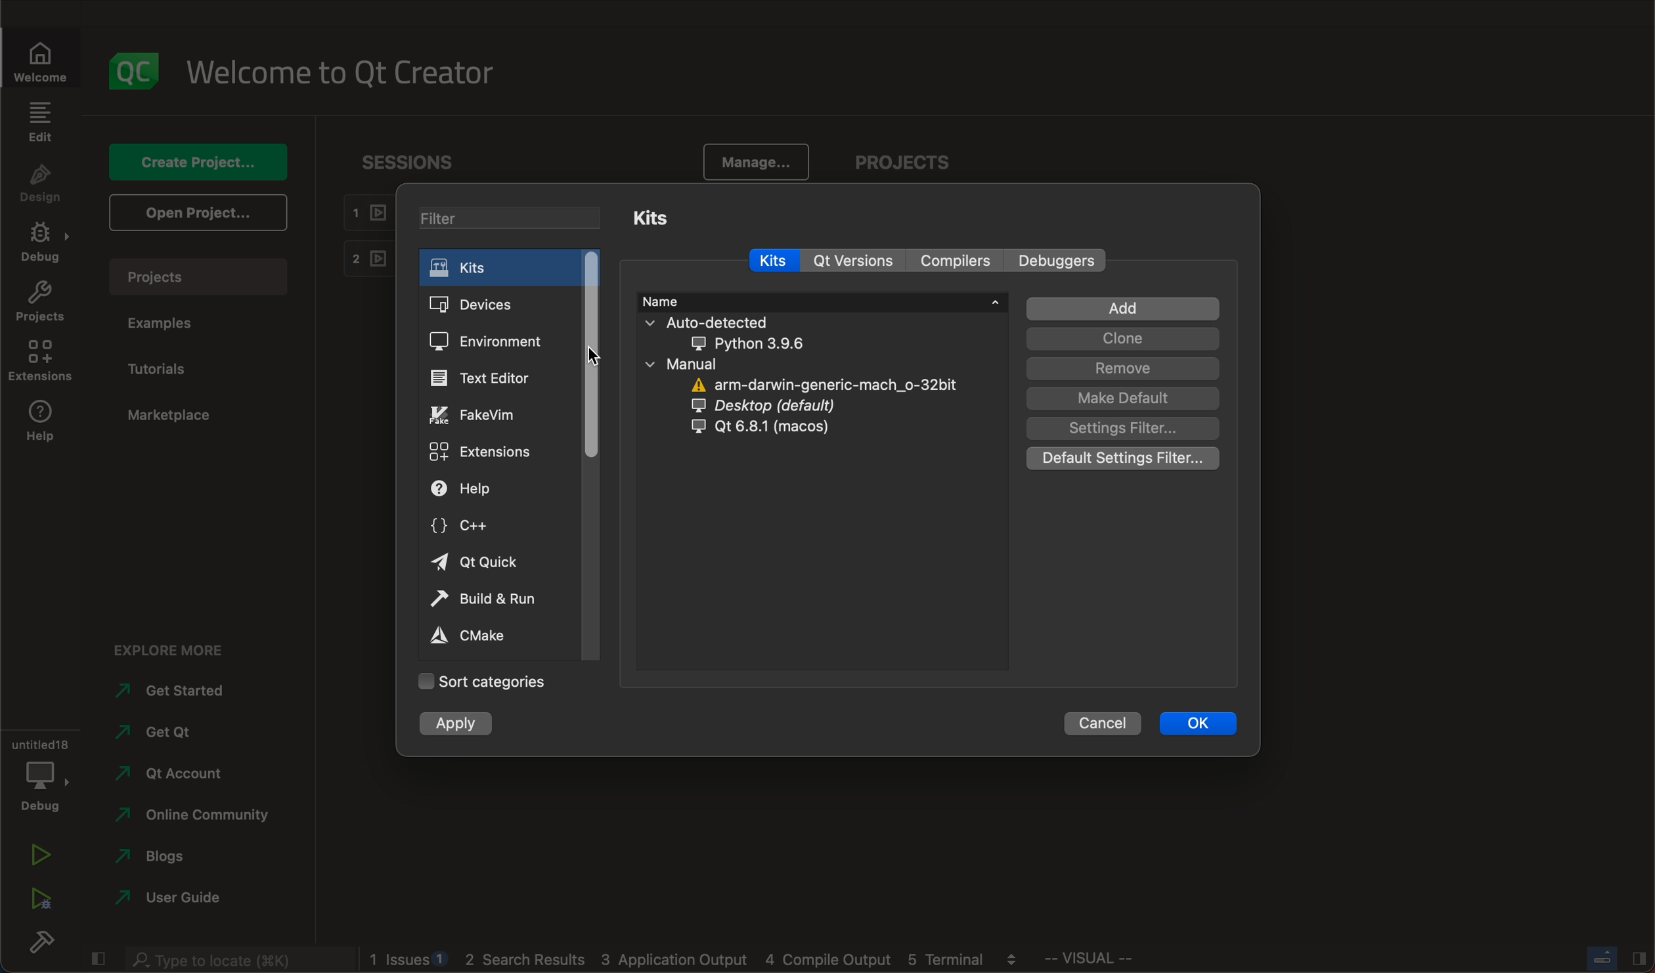 The height and width of the screenshot is (973, 1655). What do you see at coordinates (190, 732) in the screenshot?
I see `get qt` at bounding box center [190, 732].